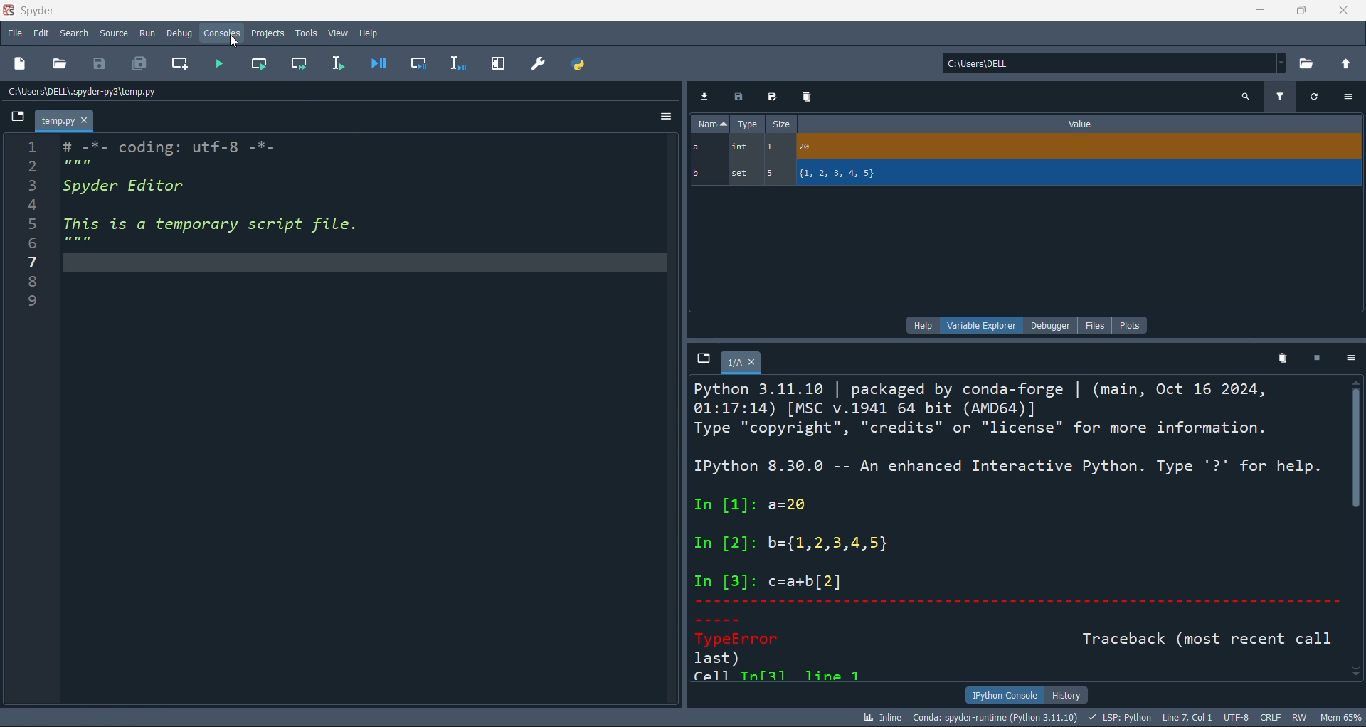  I want to click on mem 65%, so click(1343, 718).